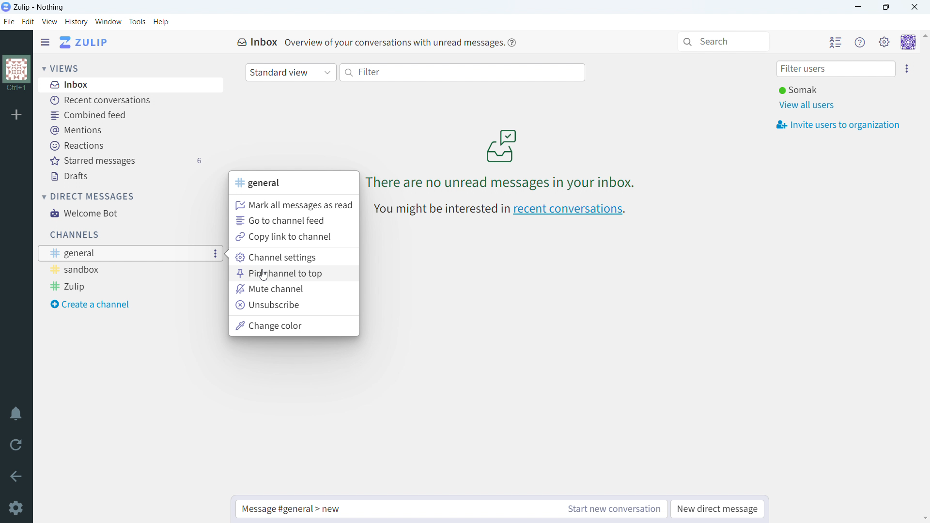 The image size is (930, 523). I want to click on create a channel, so click(115, 305).